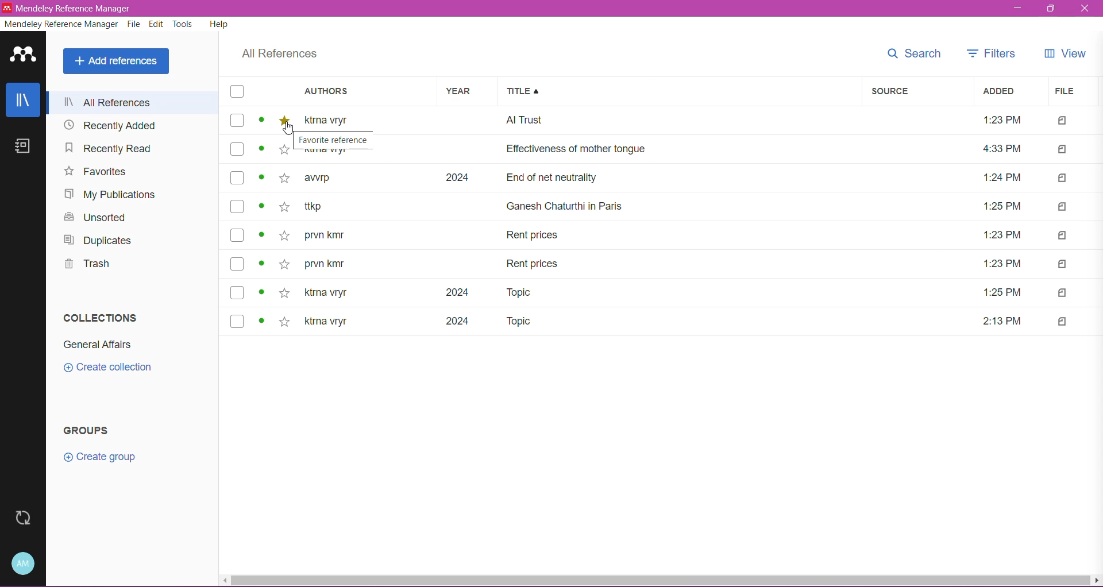  I want to click on All References, so click(276, 55).